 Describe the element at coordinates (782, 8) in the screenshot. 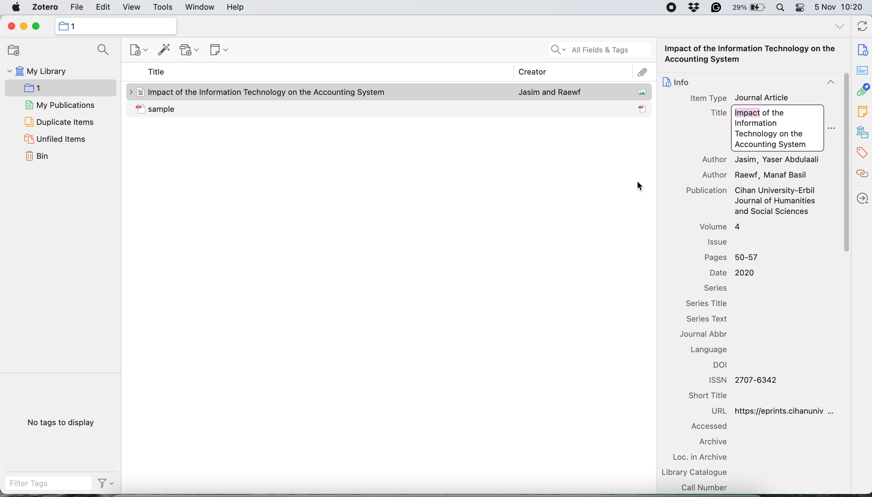

I see `spotlight search` at that location.